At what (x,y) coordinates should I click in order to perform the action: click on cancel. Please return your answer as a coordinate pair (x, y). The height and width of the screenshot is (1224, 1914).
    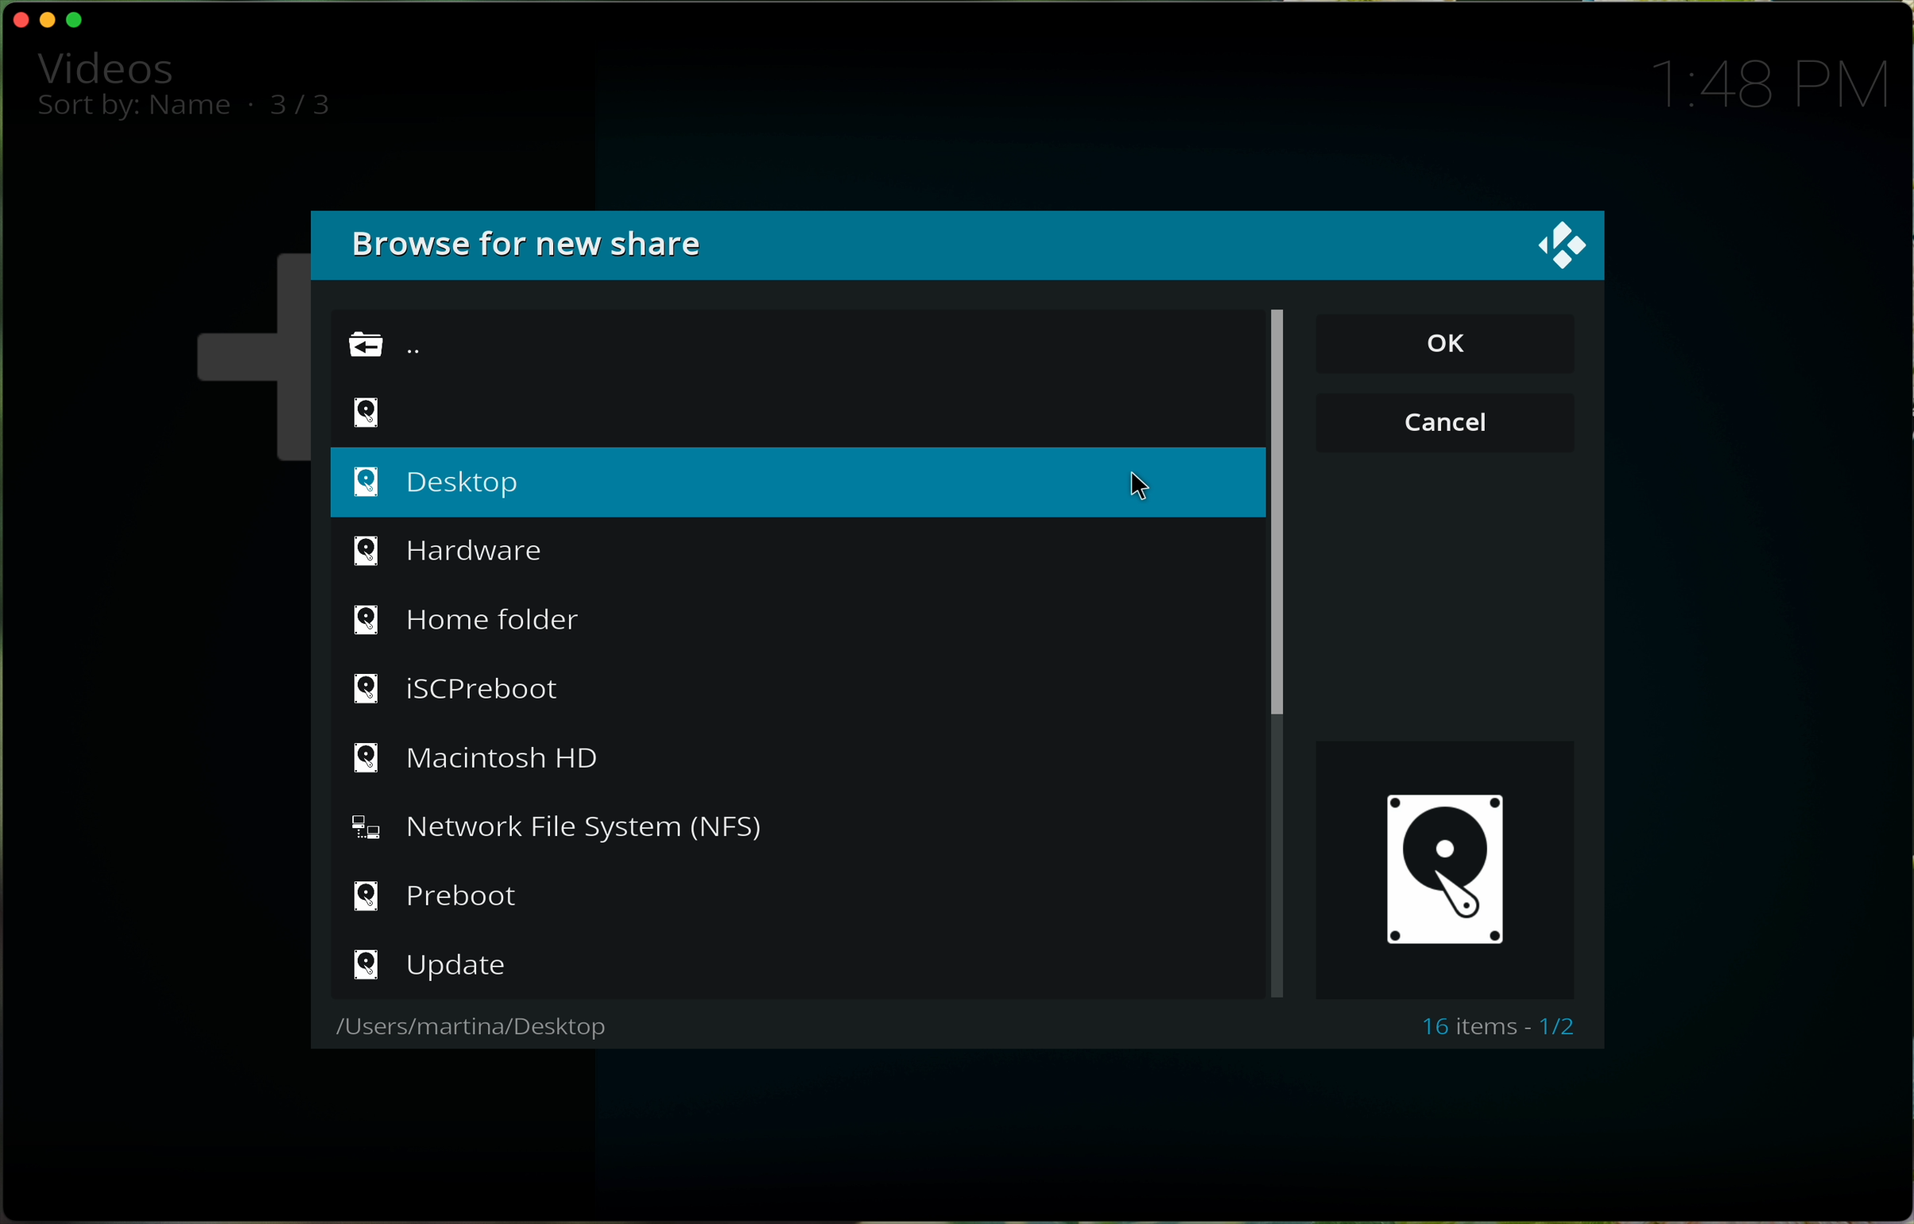
    Looking at the image, I should click on (1445, 427).